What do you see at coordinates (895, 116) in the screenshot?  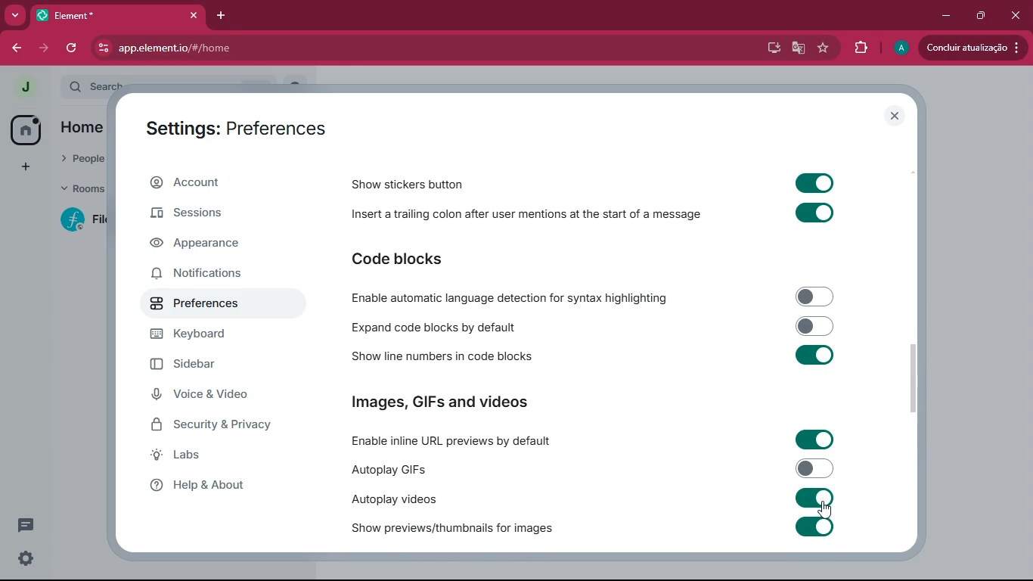 I see `close` at bounding box center [895, 116].